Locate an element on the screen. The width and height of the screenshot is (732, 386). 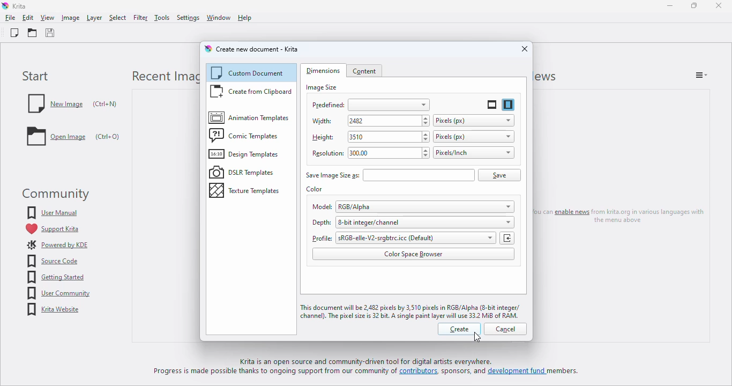
create from clipboard is located at coordinates (251, 92).